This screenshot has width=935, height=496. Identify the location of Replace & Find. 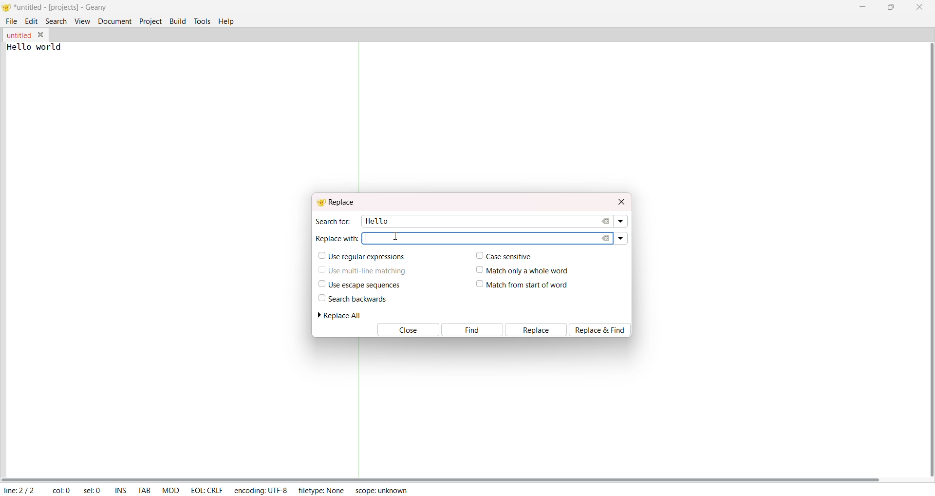
(603, 329).